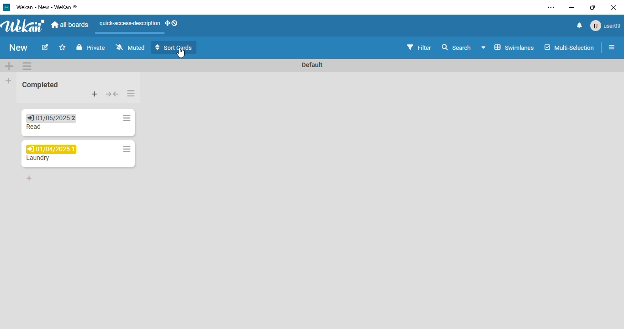 The width and height of the screenshot is (624, 329). I want to click on private, so click(91, 47).